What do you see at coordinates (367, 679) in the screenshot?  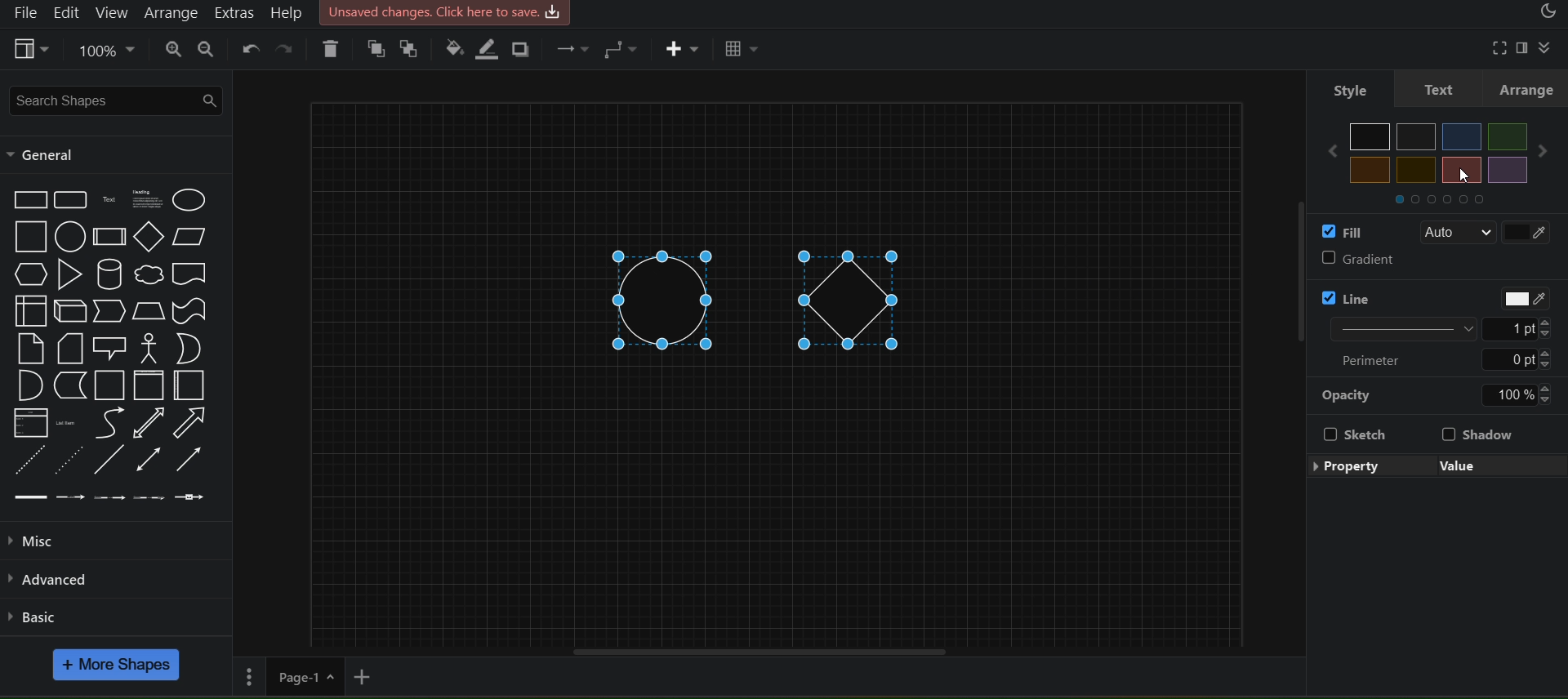 I see `add new page` at bounding box center [367, 679].